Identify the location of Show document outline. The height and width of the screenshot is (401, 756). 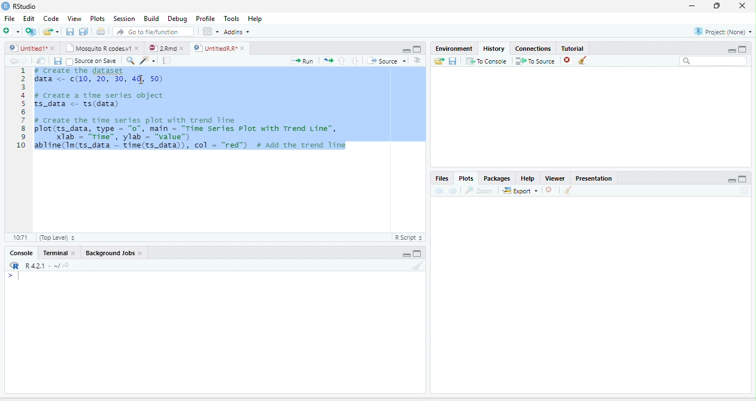
(417, 60).